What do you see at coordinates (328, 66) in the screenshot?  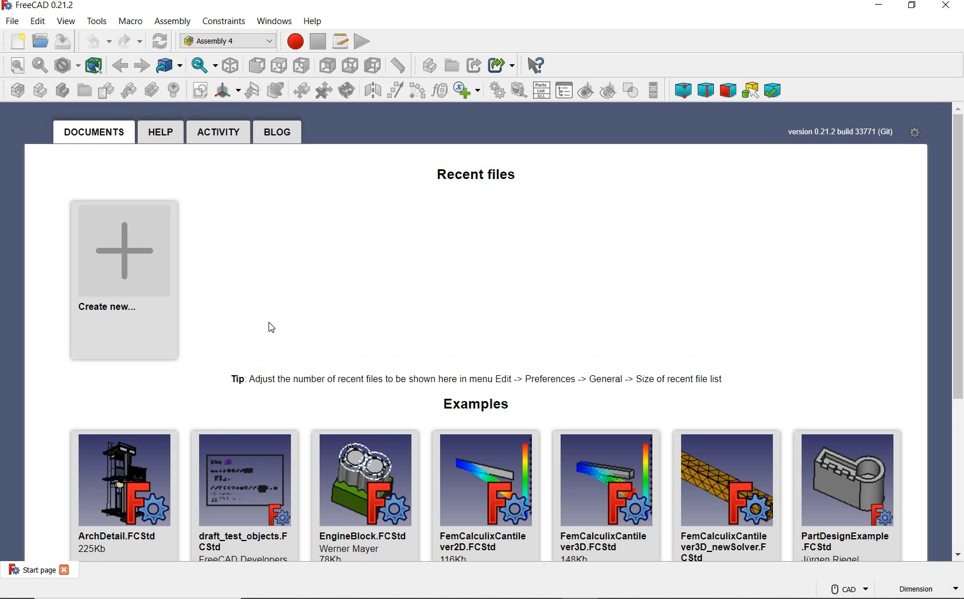 I see `rear` at bounding box center [328, 66].